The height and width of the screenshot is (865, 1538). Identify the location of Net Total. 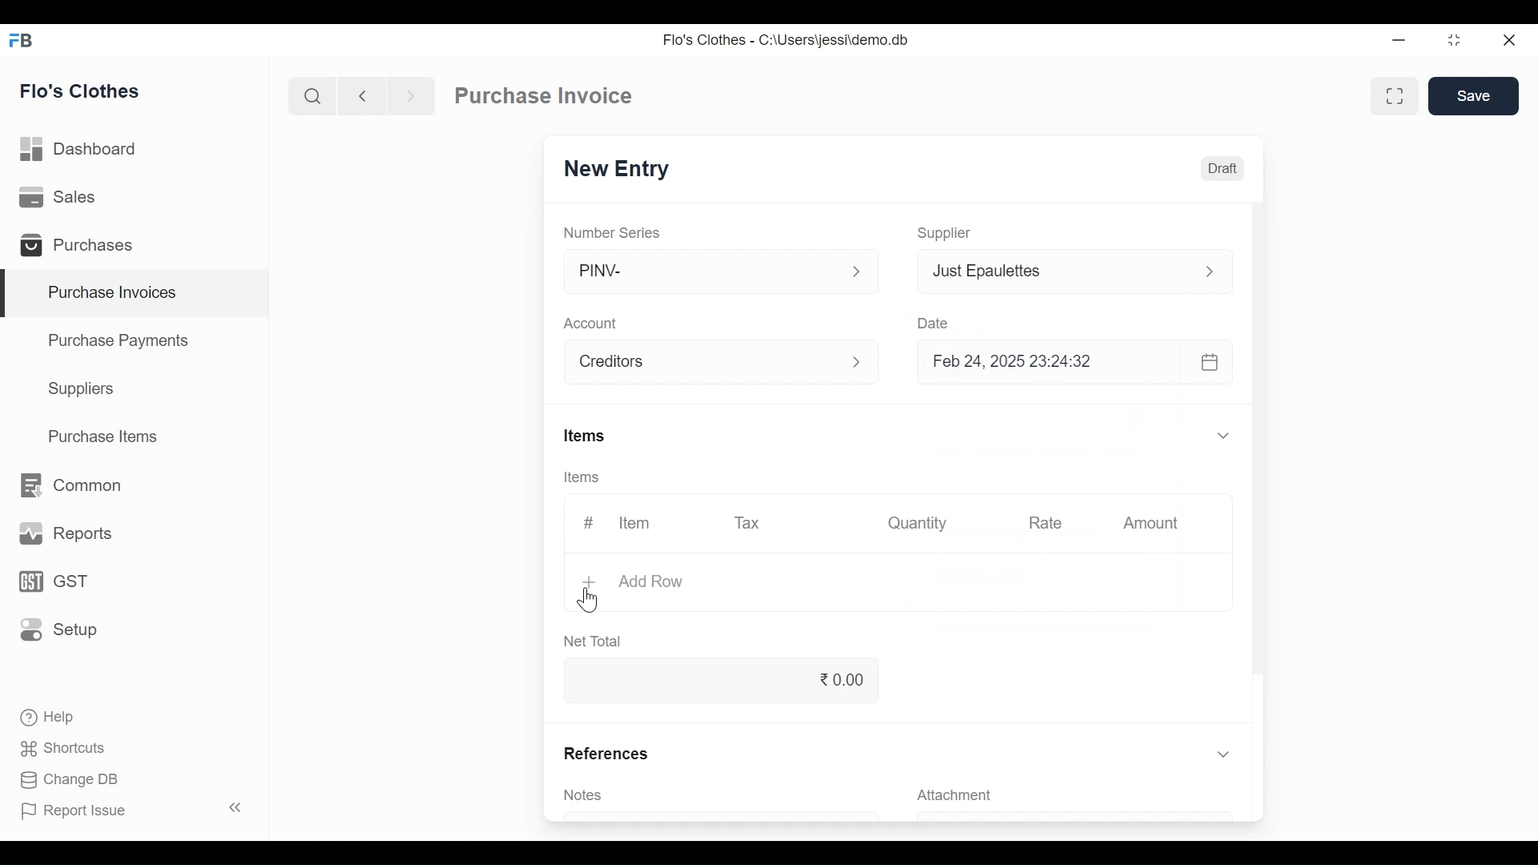
(597, 641).